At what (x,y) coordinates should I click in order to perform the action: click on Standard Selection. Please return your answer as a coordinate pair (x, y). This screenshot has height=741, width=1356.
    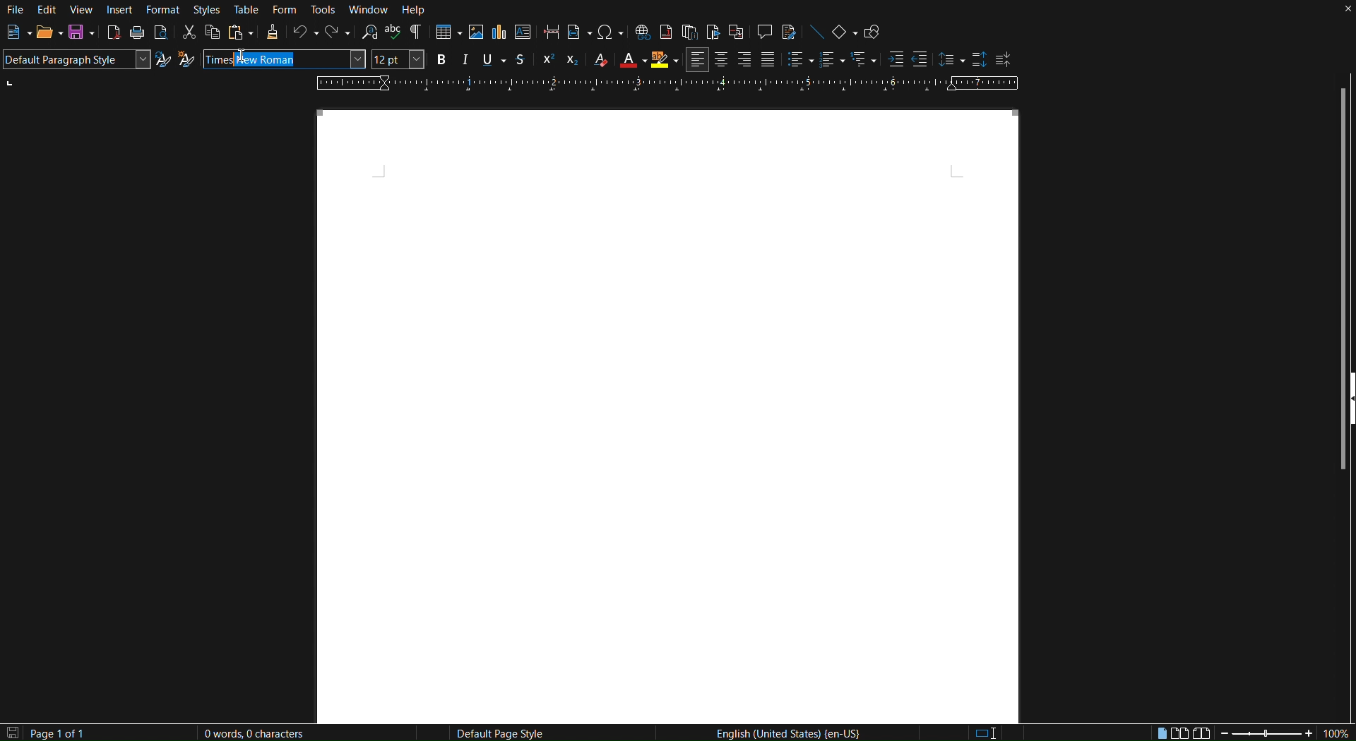
    Looking at the image, I should click on (991, 733).